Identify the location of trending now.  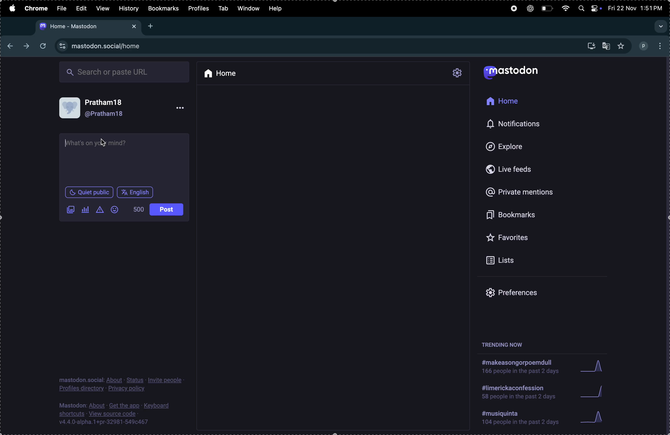
(503, 344).